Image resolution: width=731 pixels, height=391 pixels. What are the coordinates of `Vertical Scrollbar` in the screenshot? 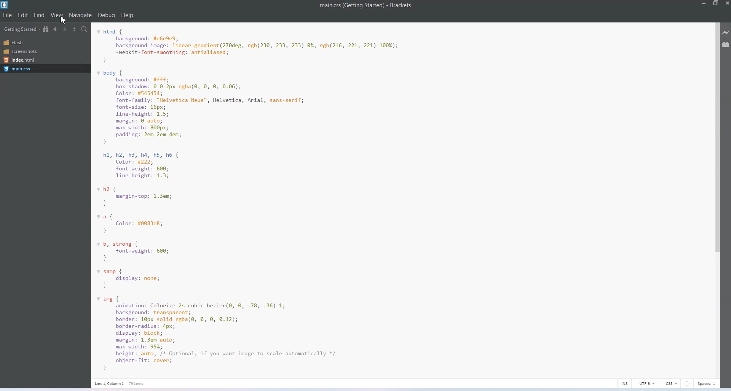 It's located at (716, 200).